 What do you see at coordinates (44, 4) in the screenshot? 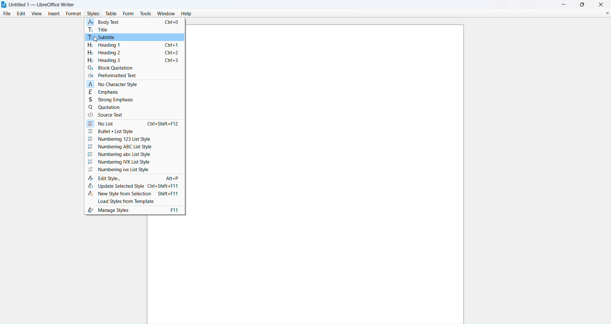
I see `Untitled 1 — LibreOffice Writer` at bounding box center [44, 4].